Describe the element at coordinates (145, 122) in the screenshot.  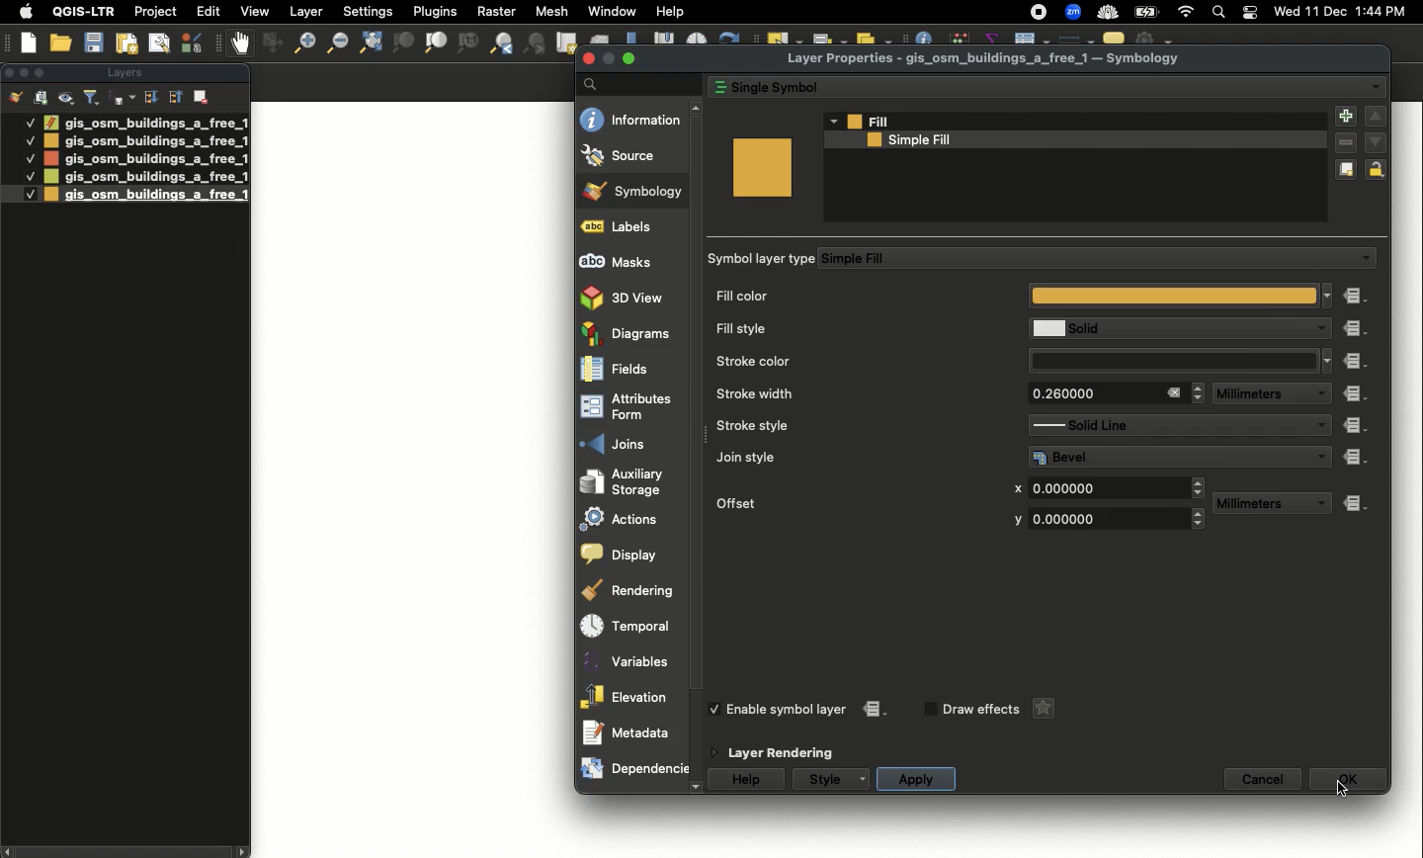
I see `gis_osm_buildings_a_free_1` at that location.